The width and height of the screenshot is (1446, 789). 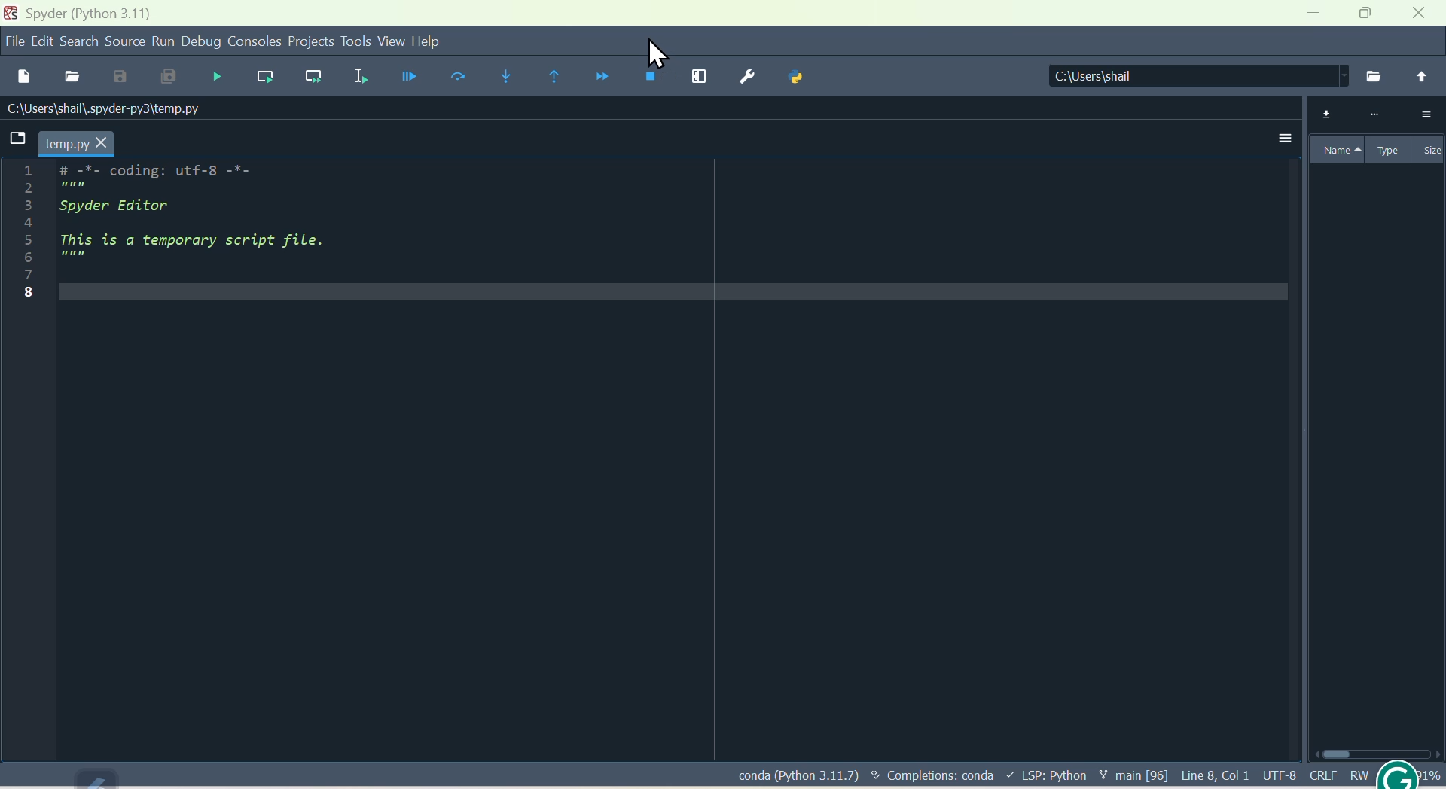 What do you see at coordinates (254, 38) in the screenshot?
I see `Consoles` at bounding box center [254, 38].